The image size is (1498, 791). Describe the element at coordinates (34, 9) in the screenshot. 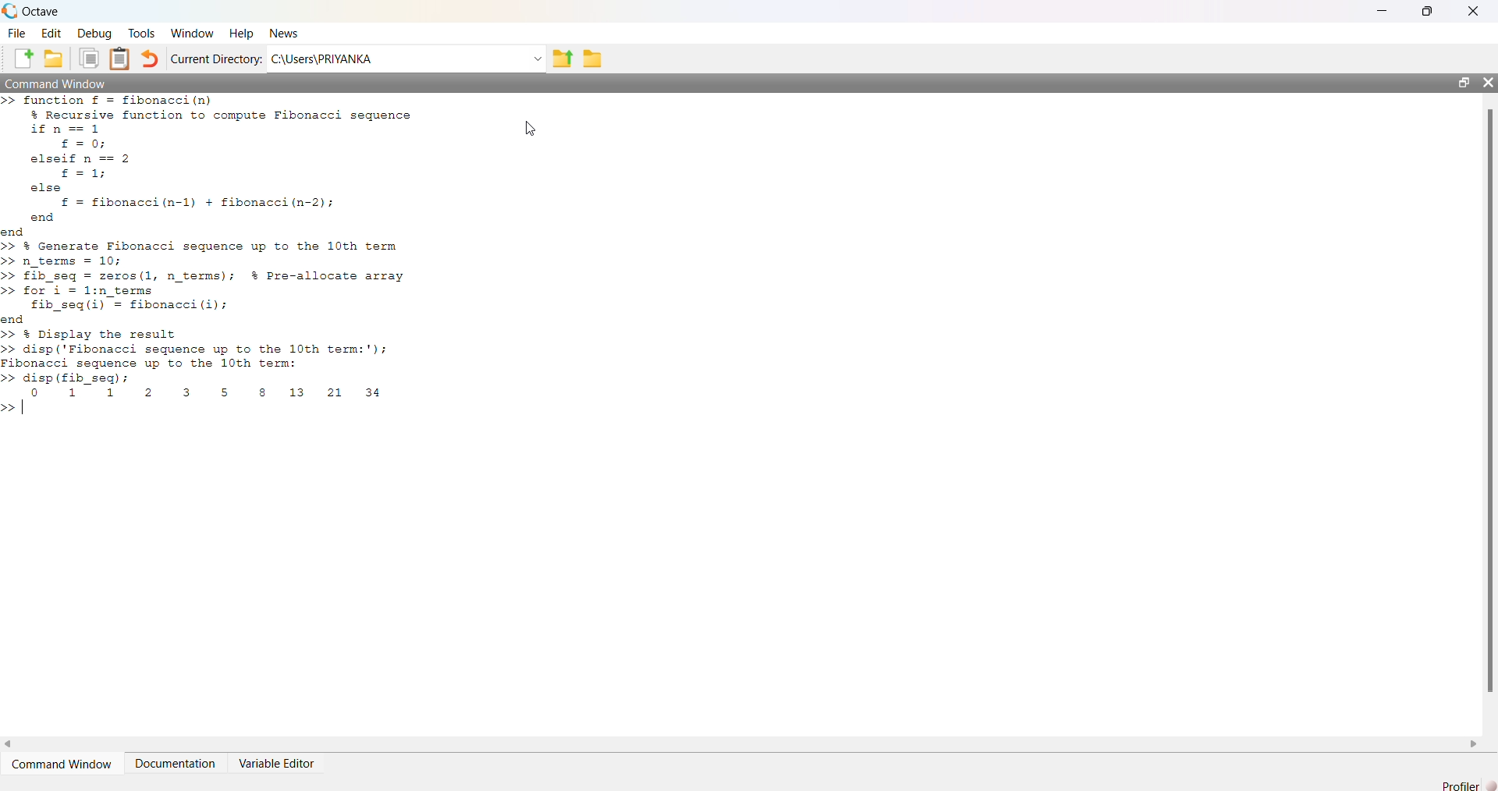

I see `, Octave` at that location.